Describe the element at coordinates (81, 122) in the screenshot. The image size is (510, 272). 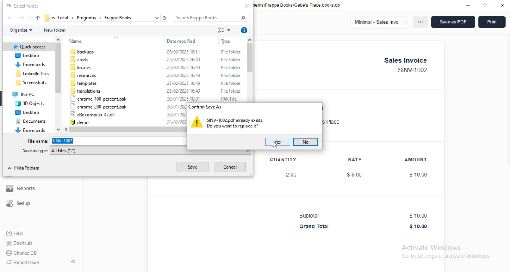
I see `demo` at that location.